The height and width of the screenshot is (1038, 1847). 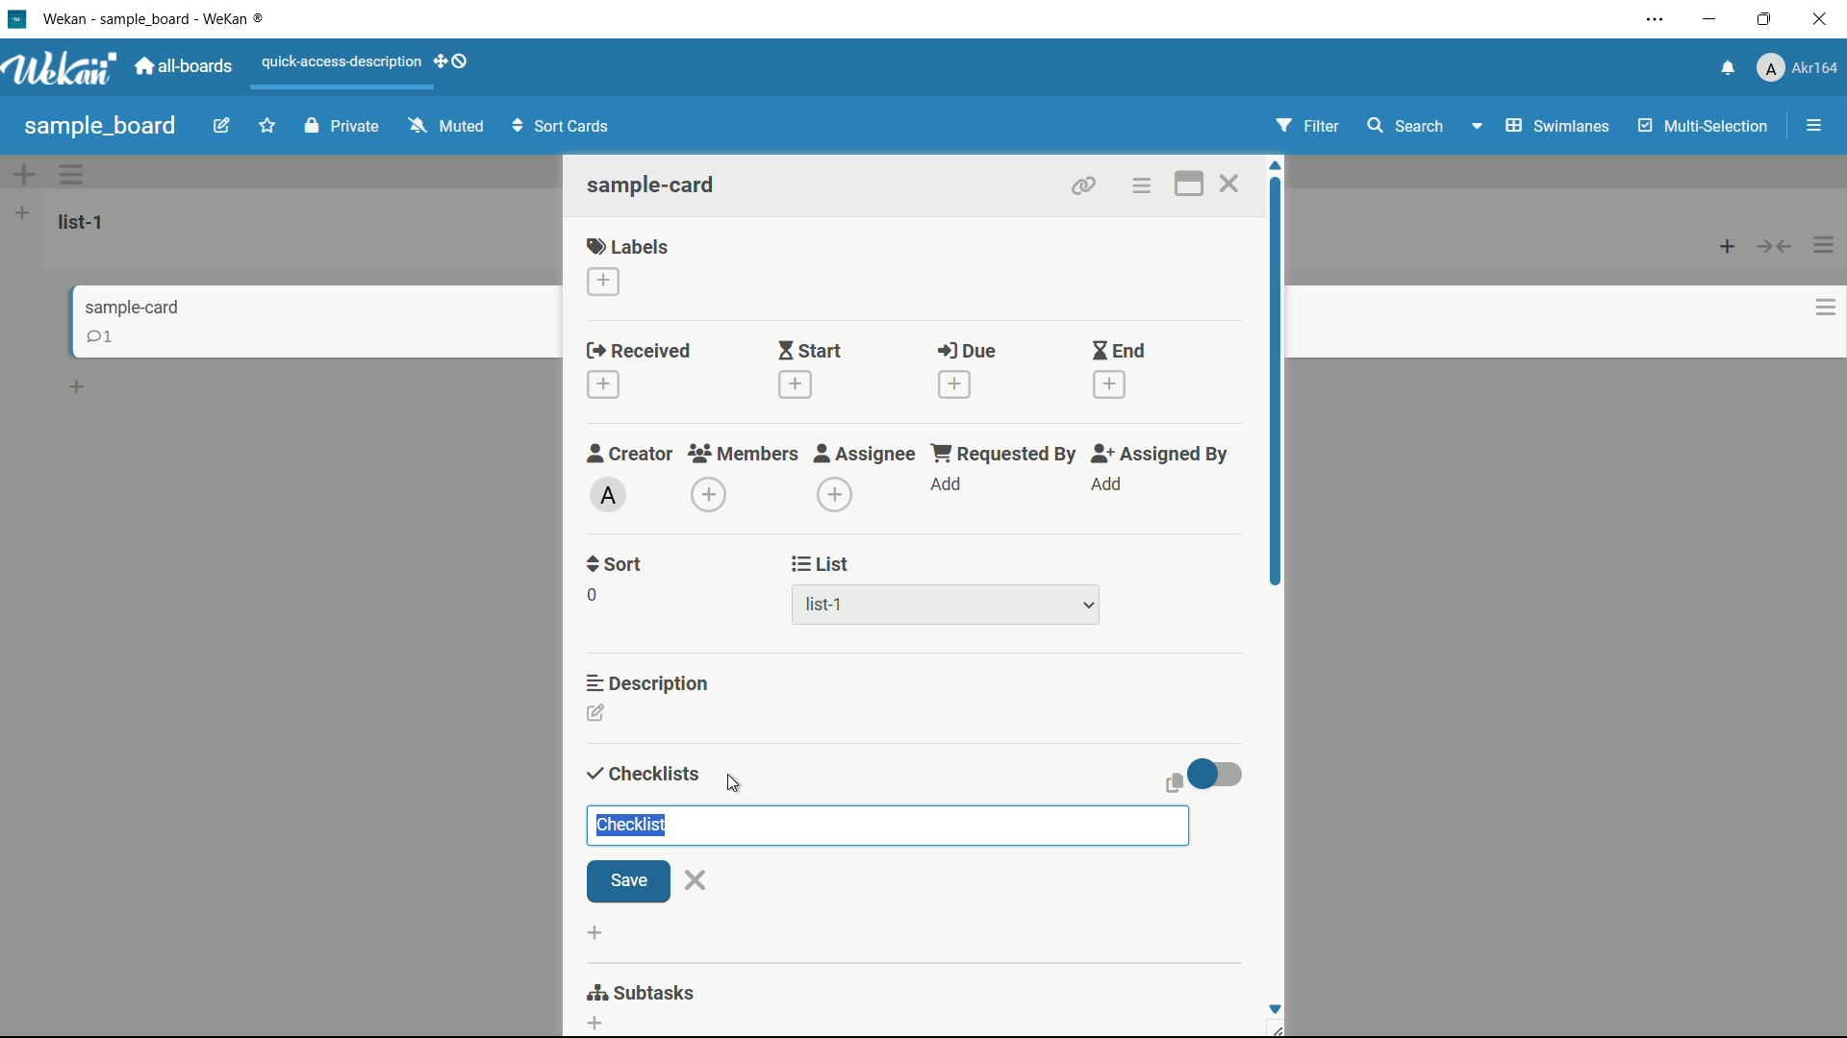 What do you see at coordinates (615, 566) in the screenshot?
I see `sort` at bounding box center [615, 566].